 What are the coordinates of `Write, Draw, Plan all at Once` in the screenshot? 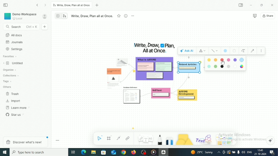 It's located at (92, 16).